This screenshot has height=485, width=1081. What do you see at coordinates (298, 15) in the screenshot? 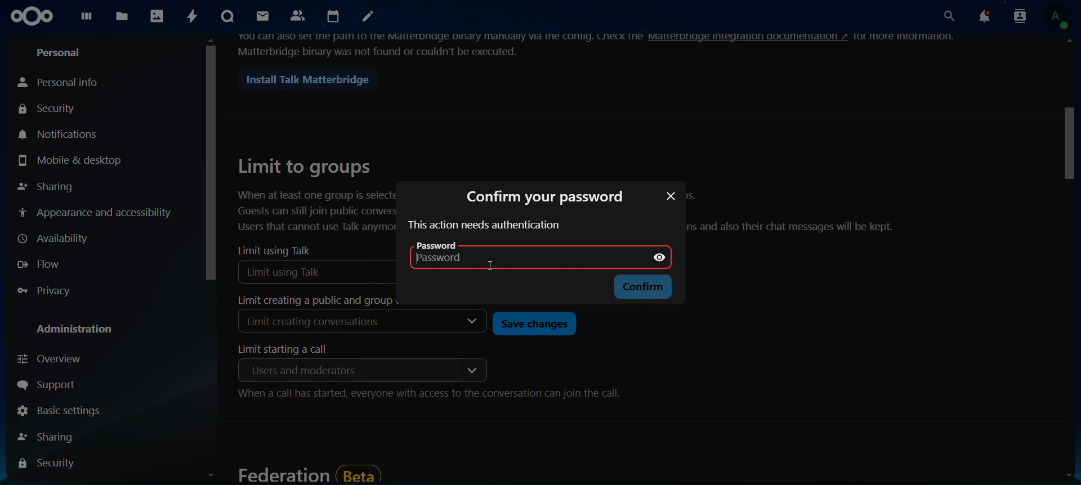
I see `contacts` at bounding box center [298, 15].